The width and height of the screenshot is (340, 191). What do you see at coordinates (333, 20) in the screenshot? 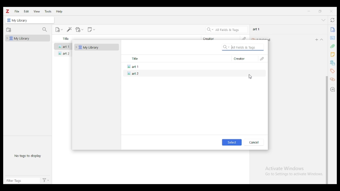
I see `sync with zotero.org` at bounding box center [333, 20].